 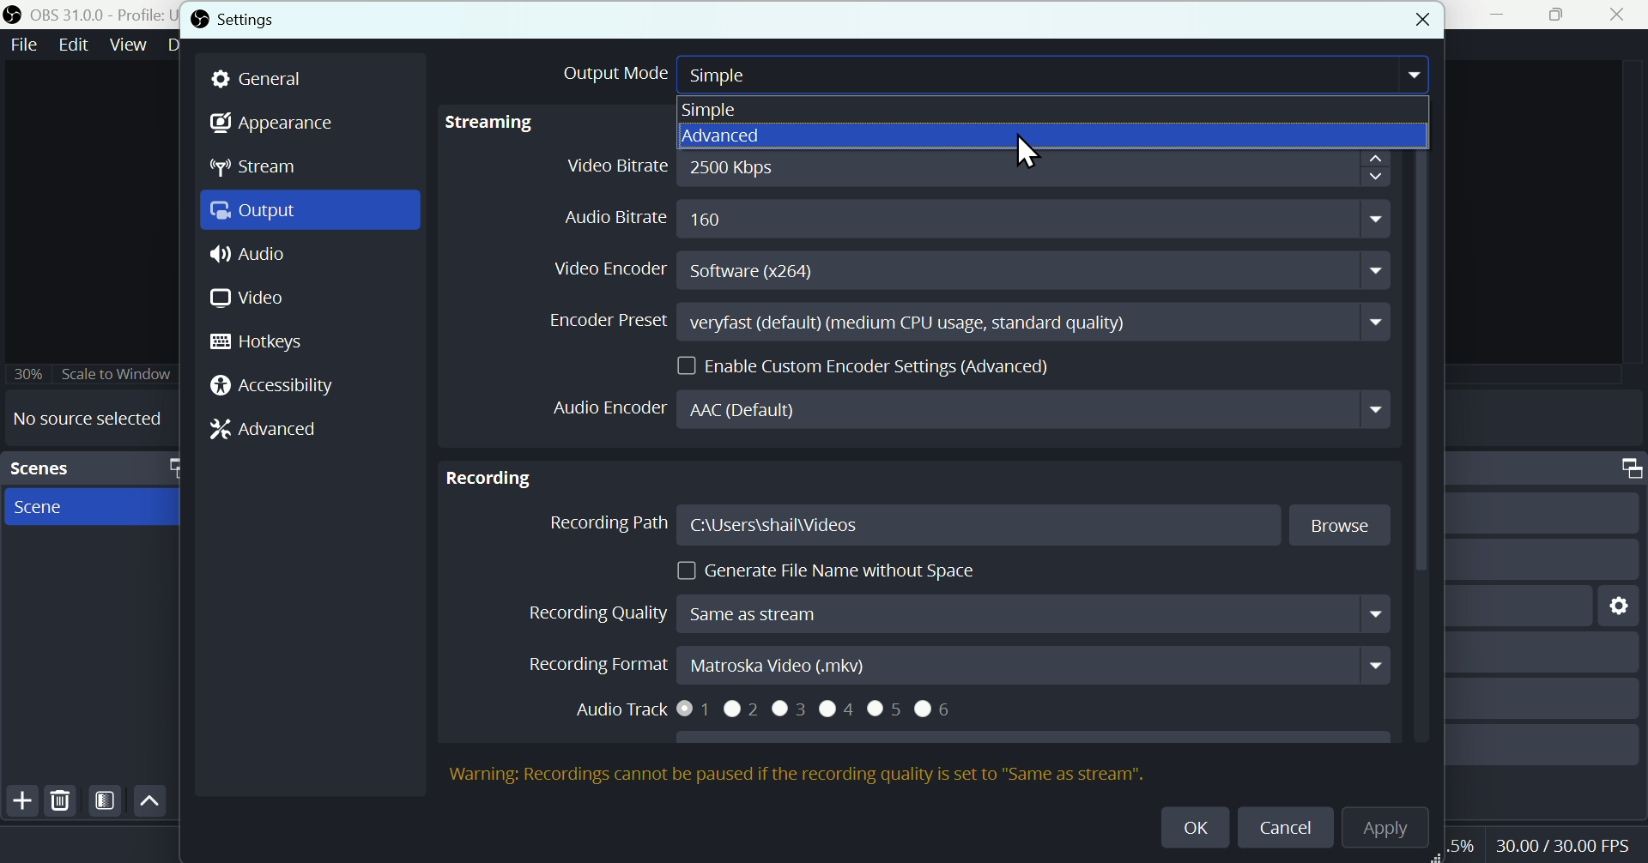 I want to click on Appearance, so click(x=276, y=122).